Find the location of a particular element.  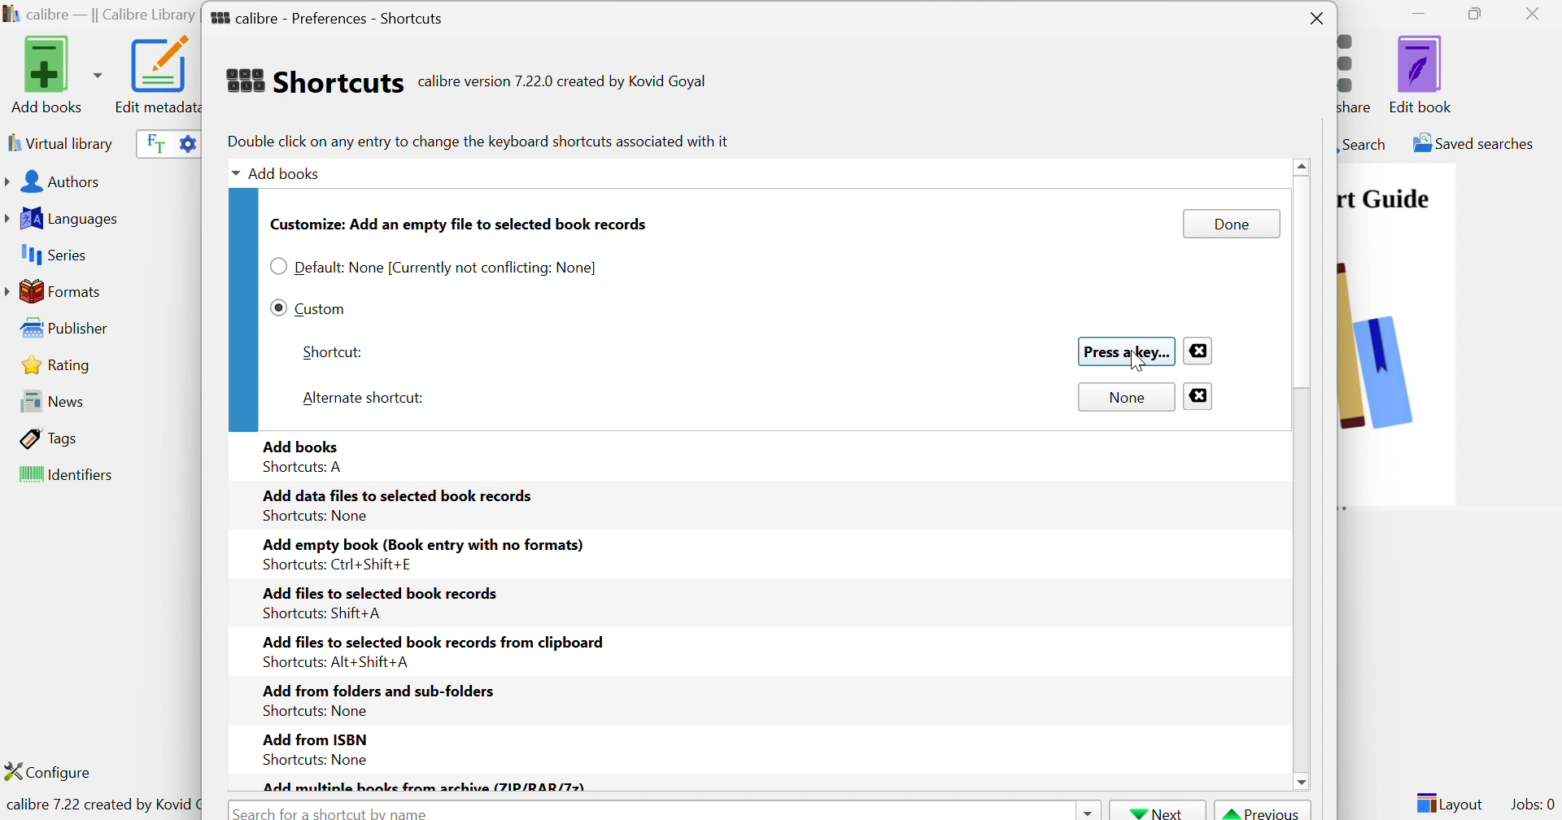

Checkbox is located at coordinates (277, 307).